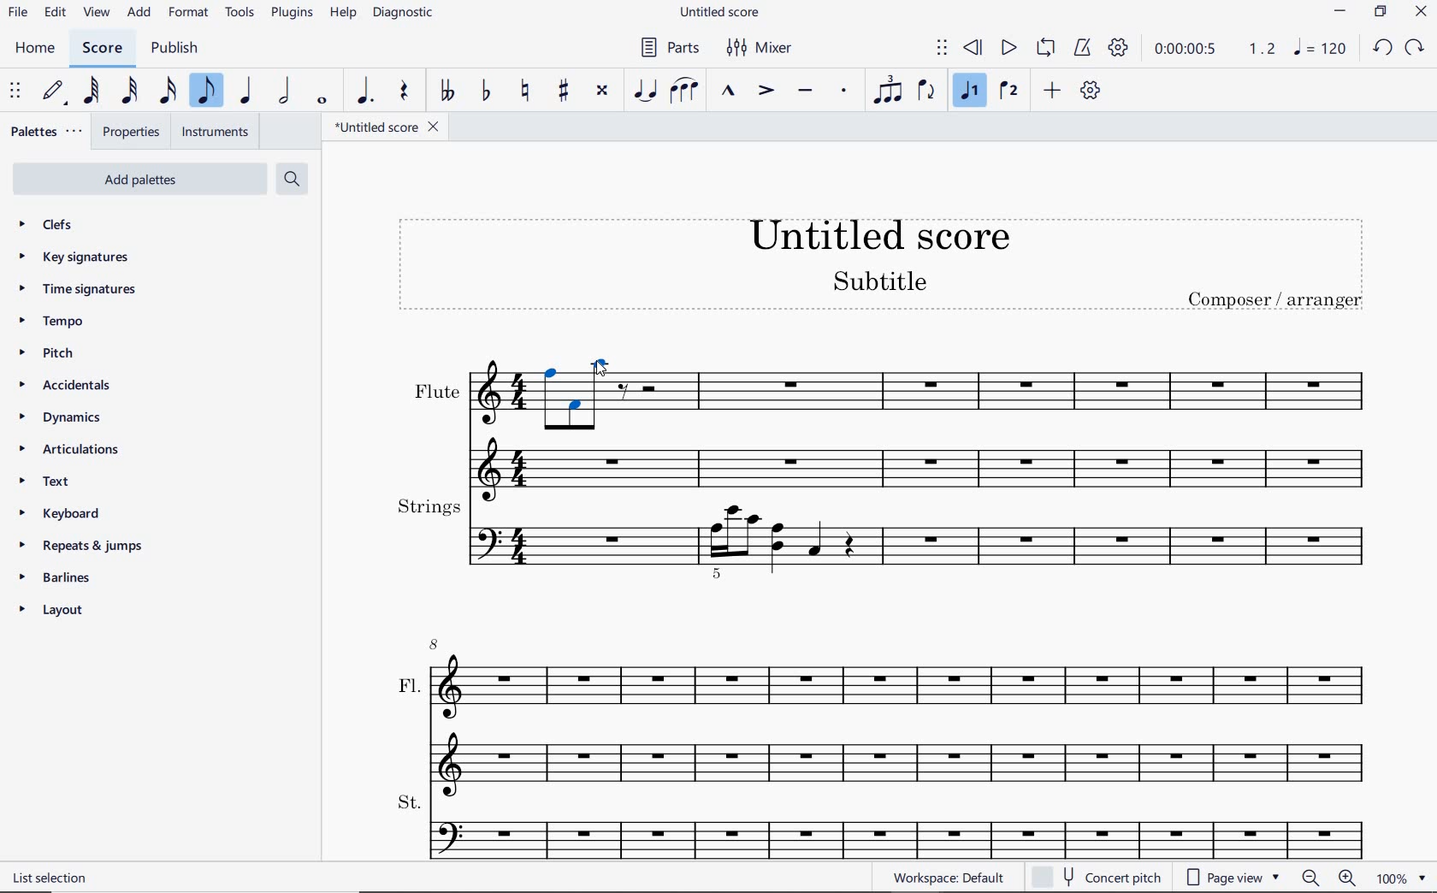 This screenshot has width=1437, height=893. I want to click on strings, so click(884, 536).